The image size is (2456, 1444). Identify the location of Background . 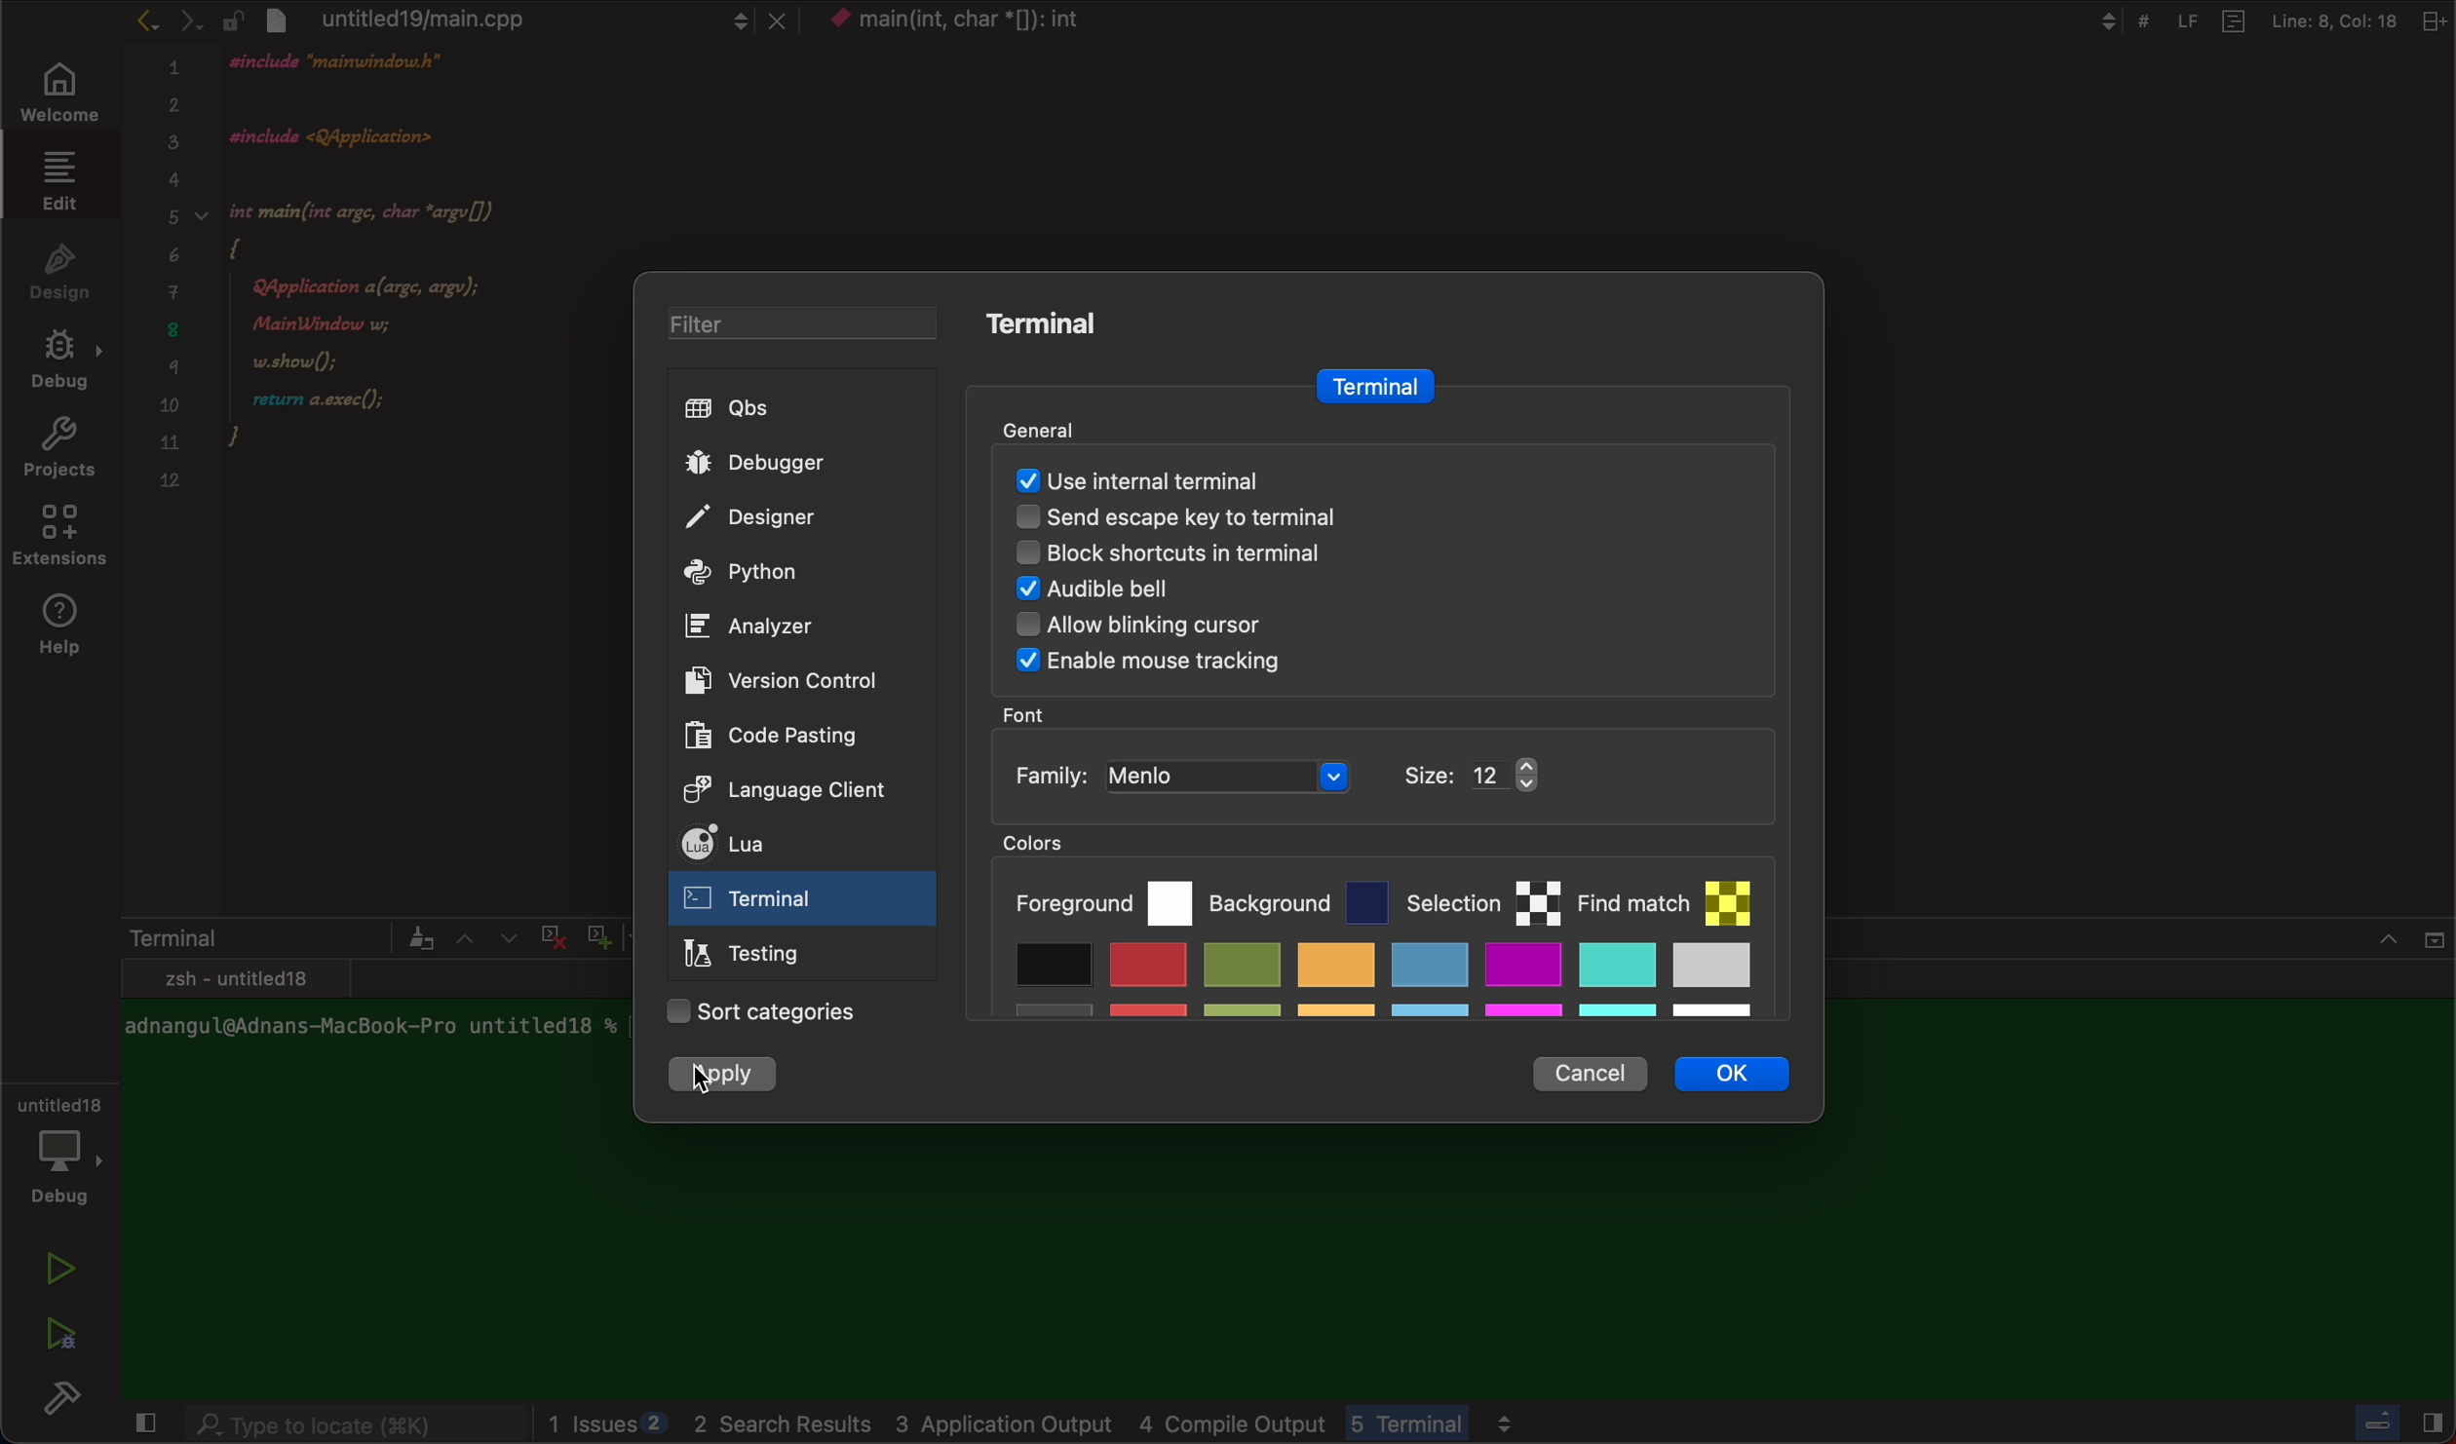
(1299, 897).